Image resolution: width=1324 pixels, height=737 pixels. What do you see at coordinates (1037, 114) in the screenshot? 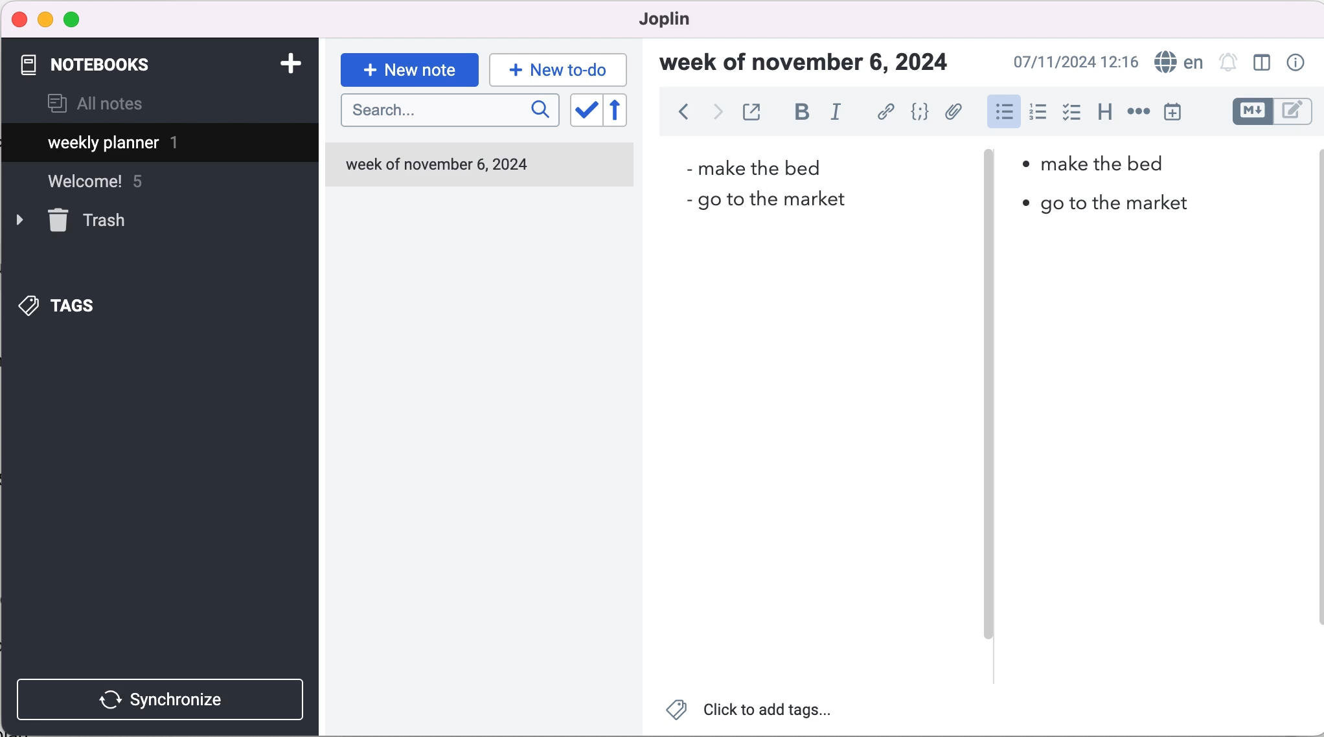
I see `numbered list` at bounding box center [1037, 114].